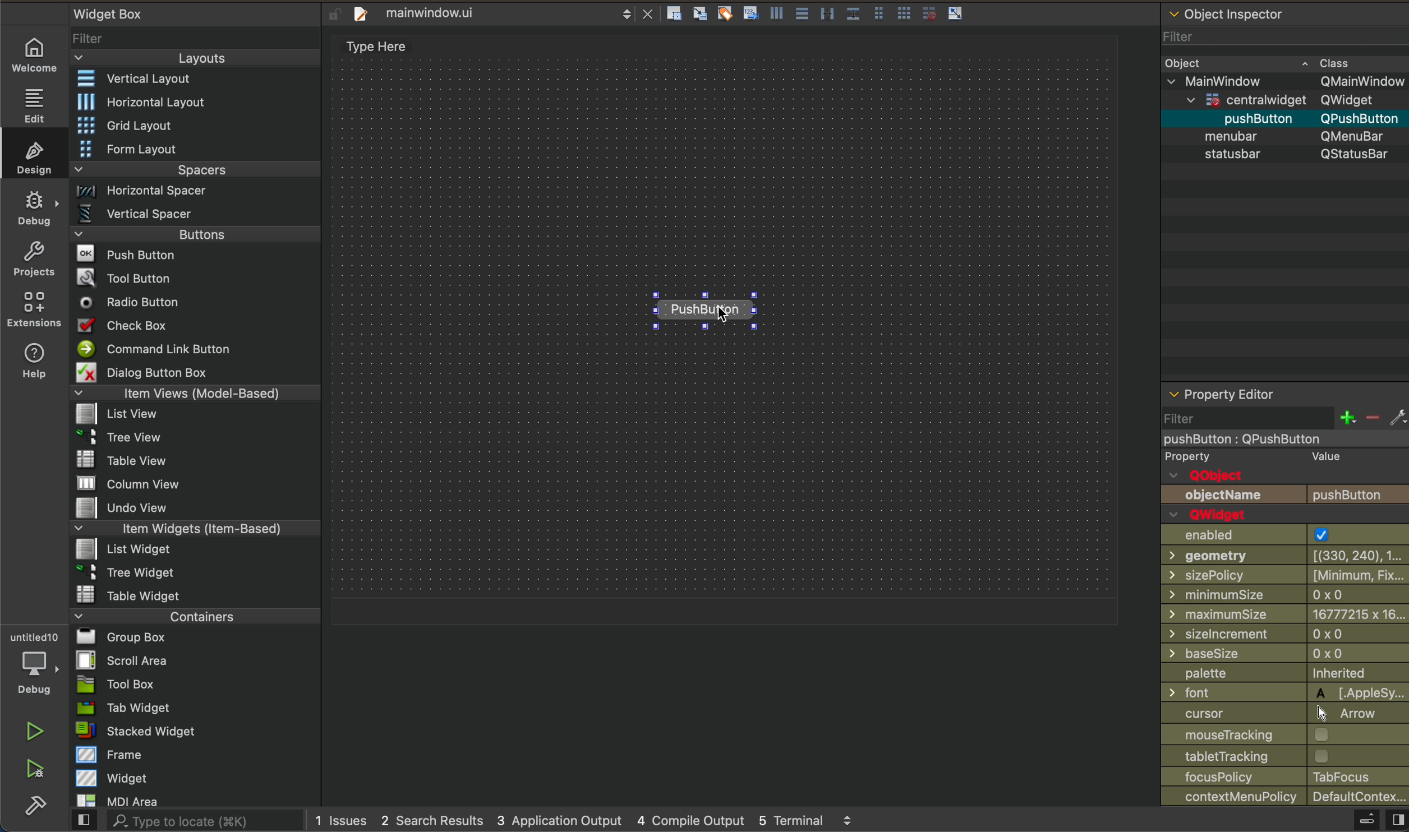 Image resolution: width=1409 pixels, height=832 pixels. Describe the element at coordinates (198, 373) in the screenshot. I see `dialog button` at that location.